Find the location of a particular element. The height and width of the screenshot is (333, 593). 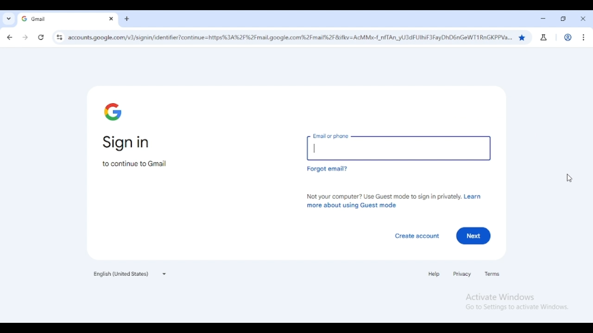

create account is located at coordinates (418, 236).